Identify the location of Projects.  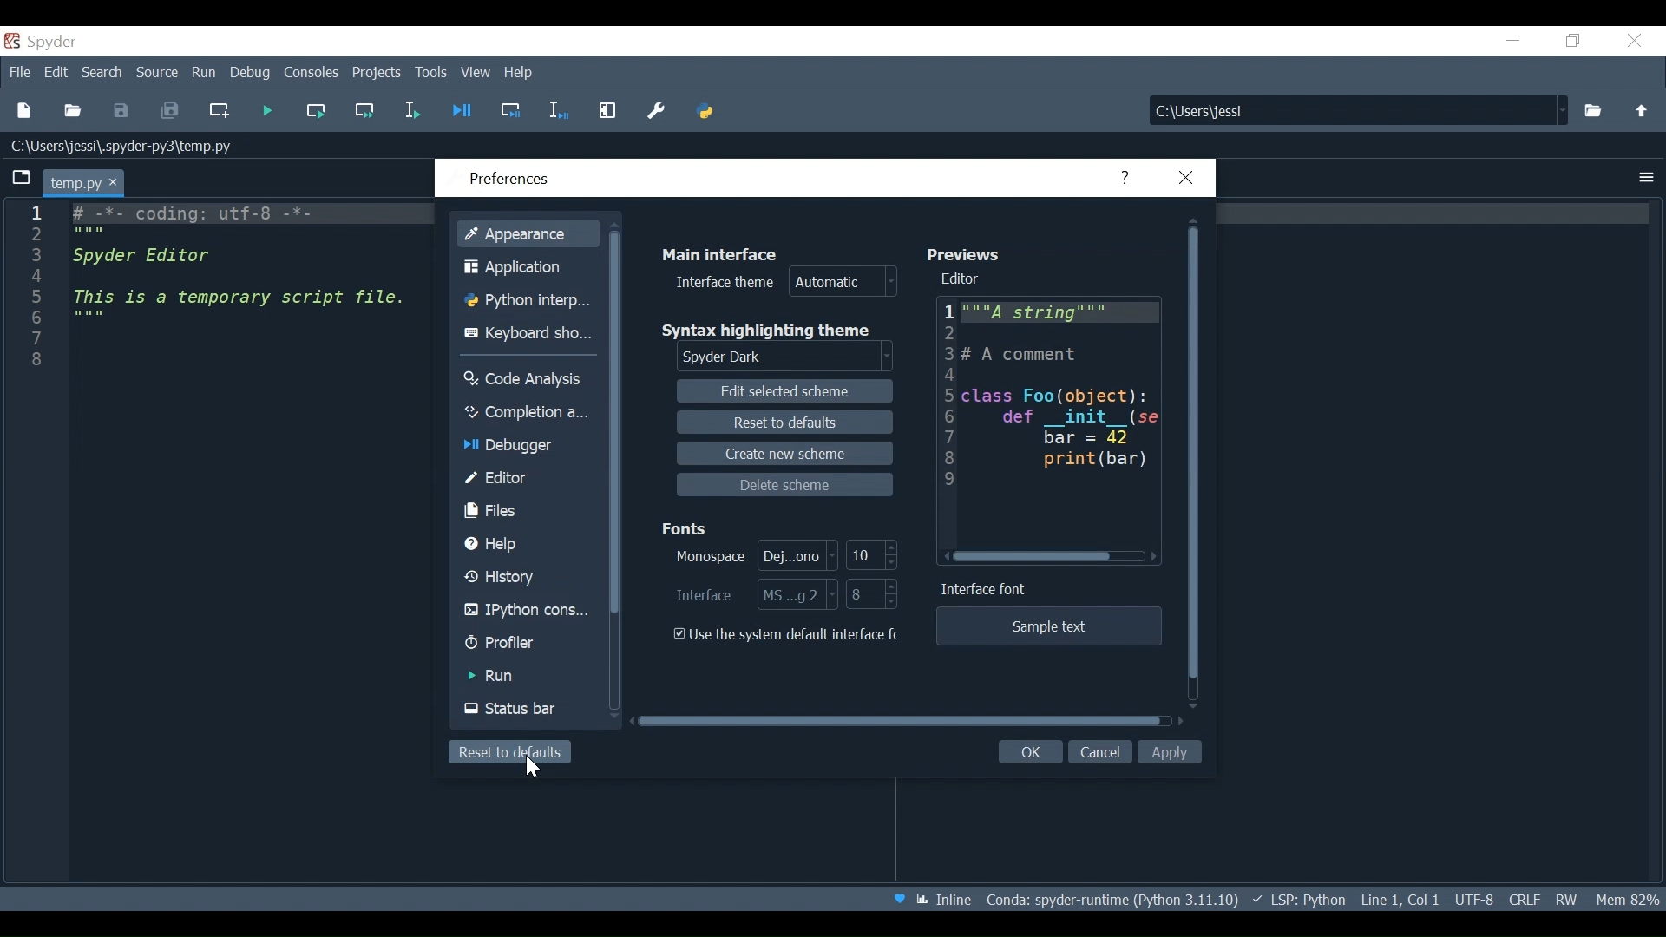
(376, 74).